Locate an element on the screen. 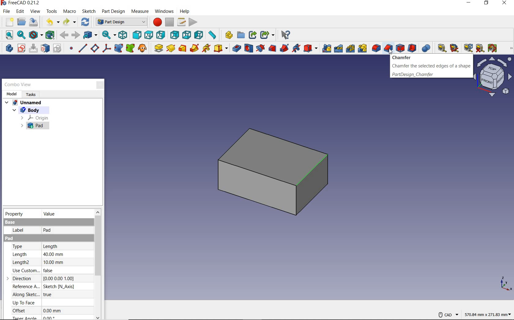 This screenshot has height=320, width=514. Length is located at coordinates (54, 246).